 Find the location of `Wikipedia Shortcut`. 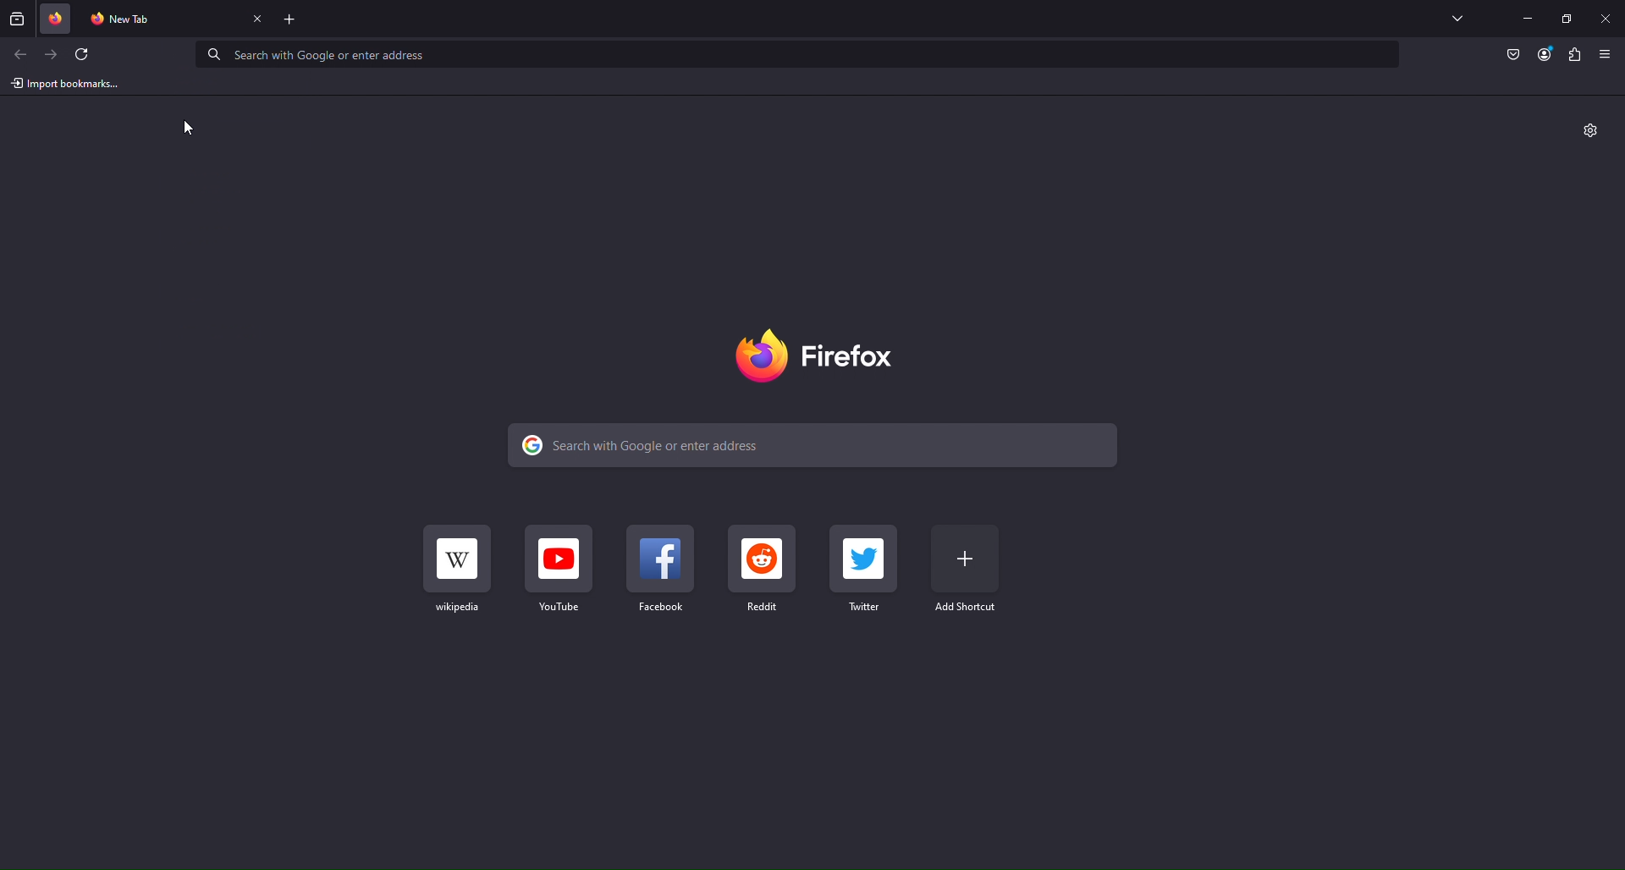

Wikipedia Shortcut is located at coordinates (459, 567).